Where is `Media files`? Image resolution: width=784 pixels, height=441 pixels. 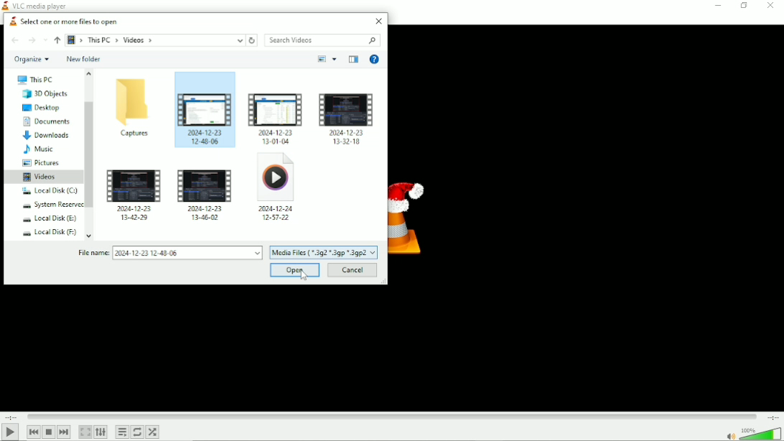 Media files is located at coordinates (324, 253).